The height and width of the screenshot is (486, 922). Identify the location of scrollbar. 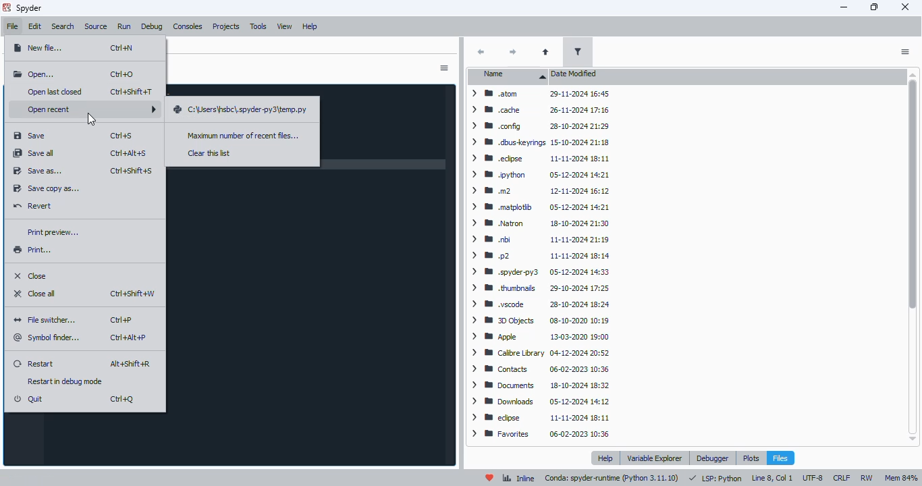
(912, 256).